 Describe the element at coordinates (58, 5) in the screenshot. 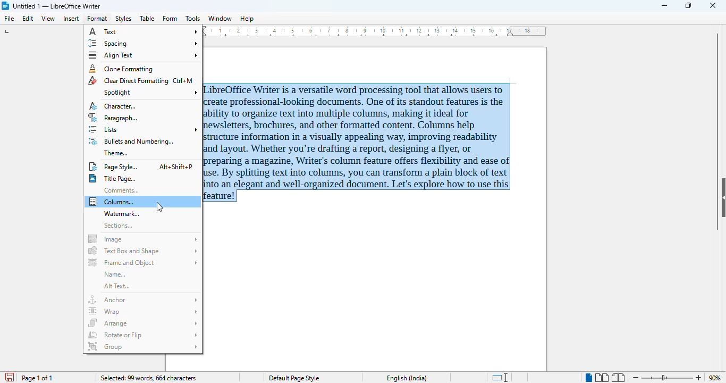

I see `Untitled 1 -- LibreOffice Writer` at that location.